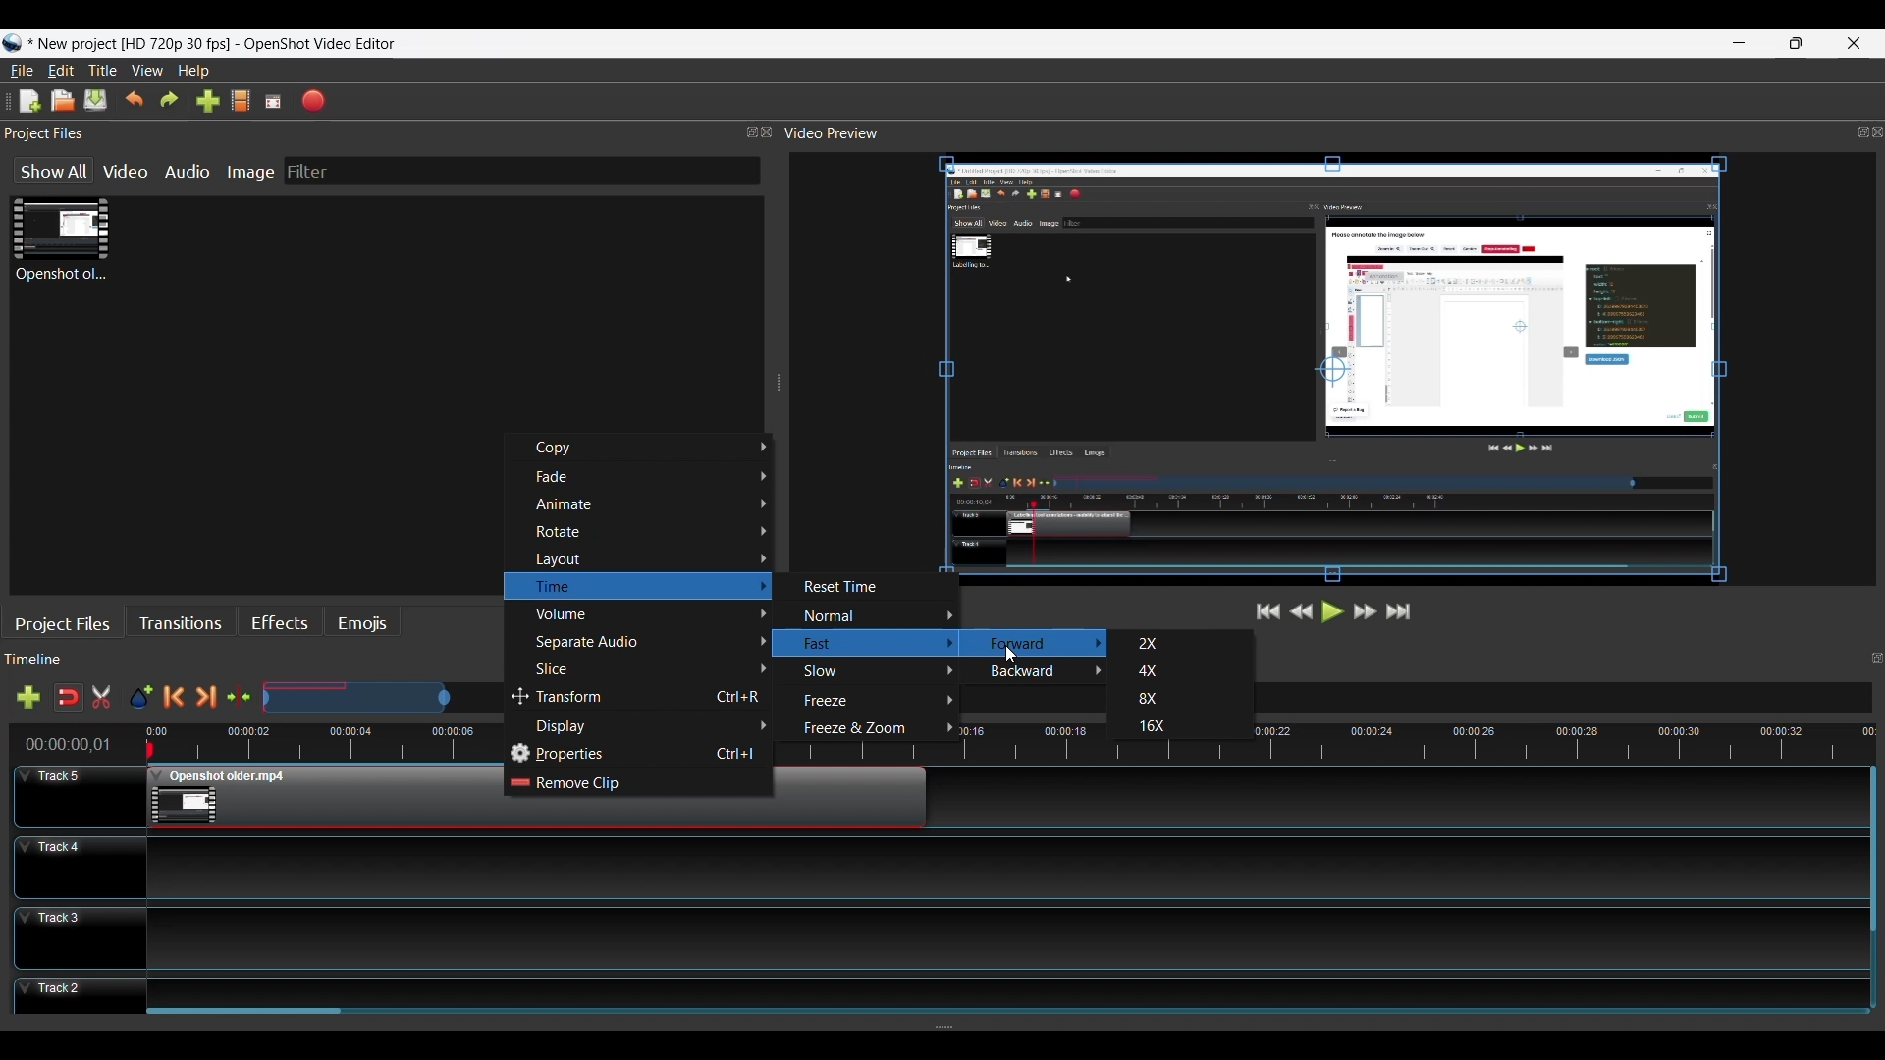 The width and height of the screenshot is (1885, 1060). What do you see at coordinates (60, 243) in the screenshot?
I see `Clip` at bounding box center [60, 243].